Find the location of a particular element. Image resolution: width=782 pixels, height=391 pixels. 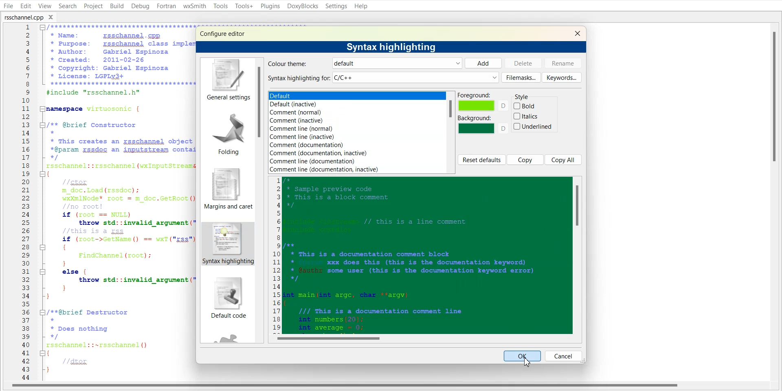

Reset defaults is located at coordinates (481, 160).